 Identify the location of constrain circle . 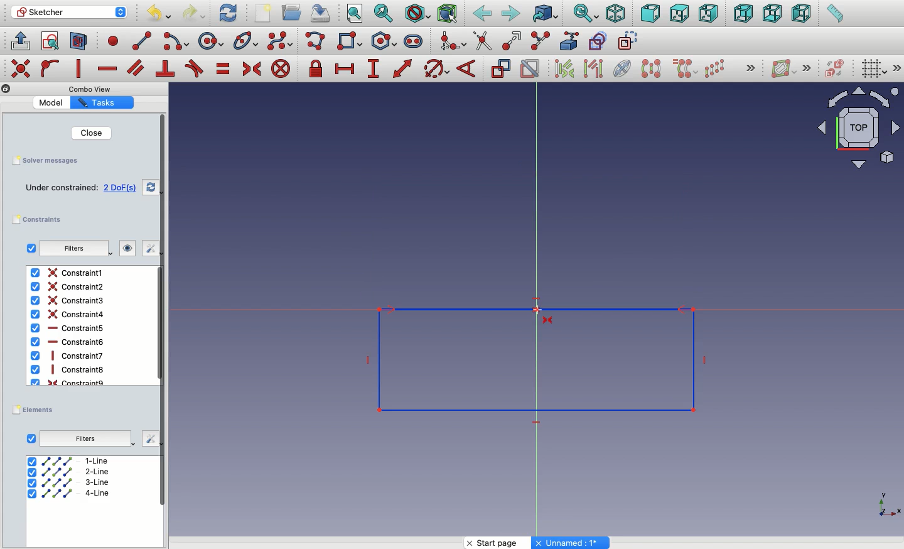
(437, 68).